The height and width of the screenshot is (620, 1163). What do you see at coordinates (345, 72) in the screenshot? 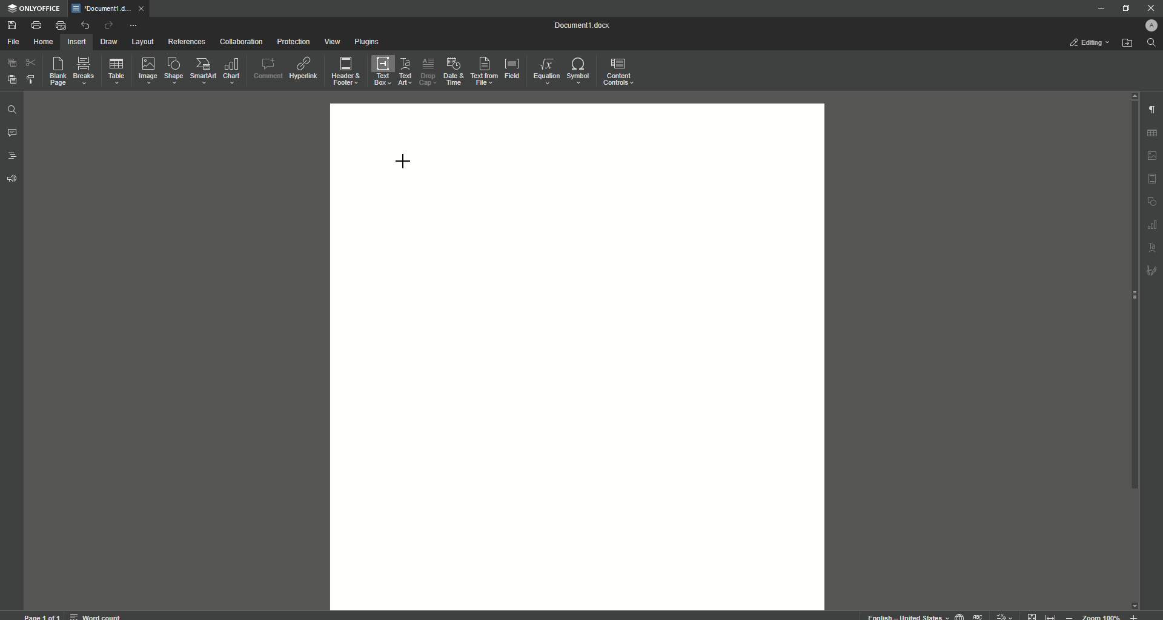
I see `Header and Footer` at bounding box center [345, 72].